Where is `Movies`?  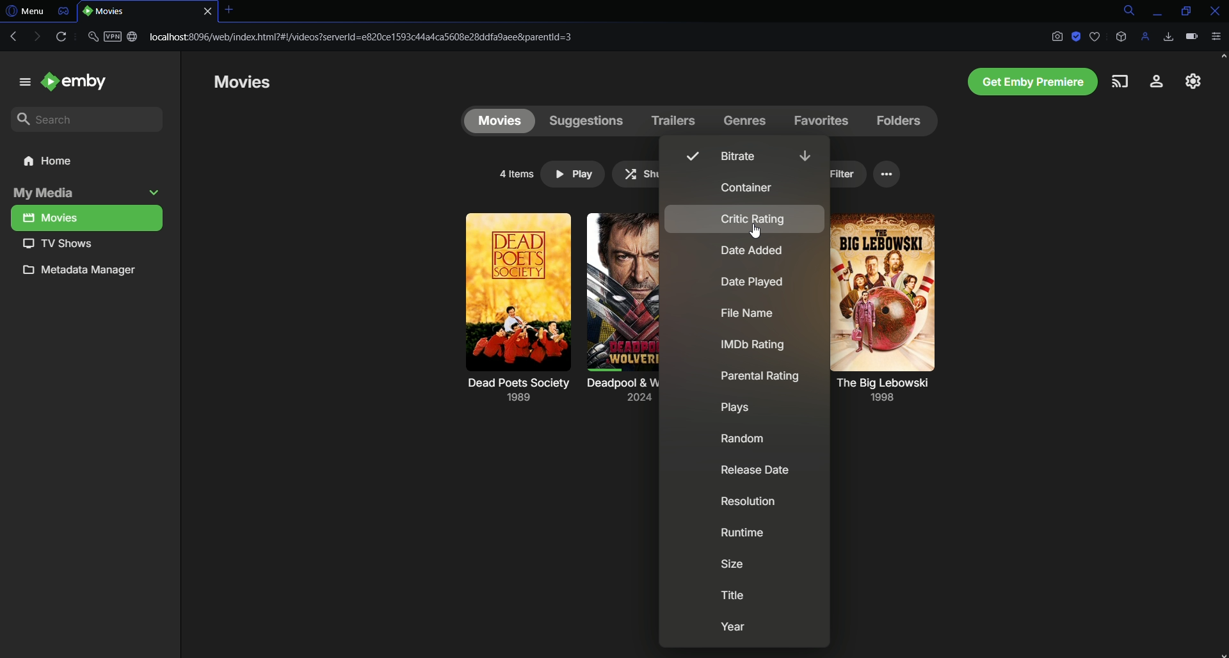 Movies is located at coordinates (86, 218).